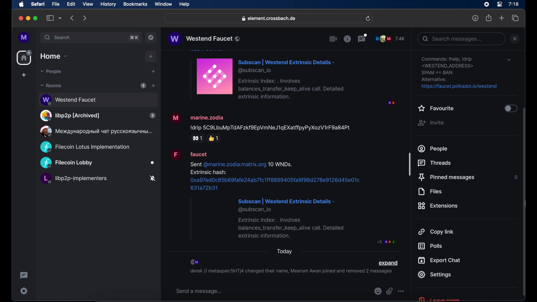 This screenshot has width=537, height=302. What do you see at coordinates (58, 37) in the screenshot?
I see `search` at bounding box center [58, 37].